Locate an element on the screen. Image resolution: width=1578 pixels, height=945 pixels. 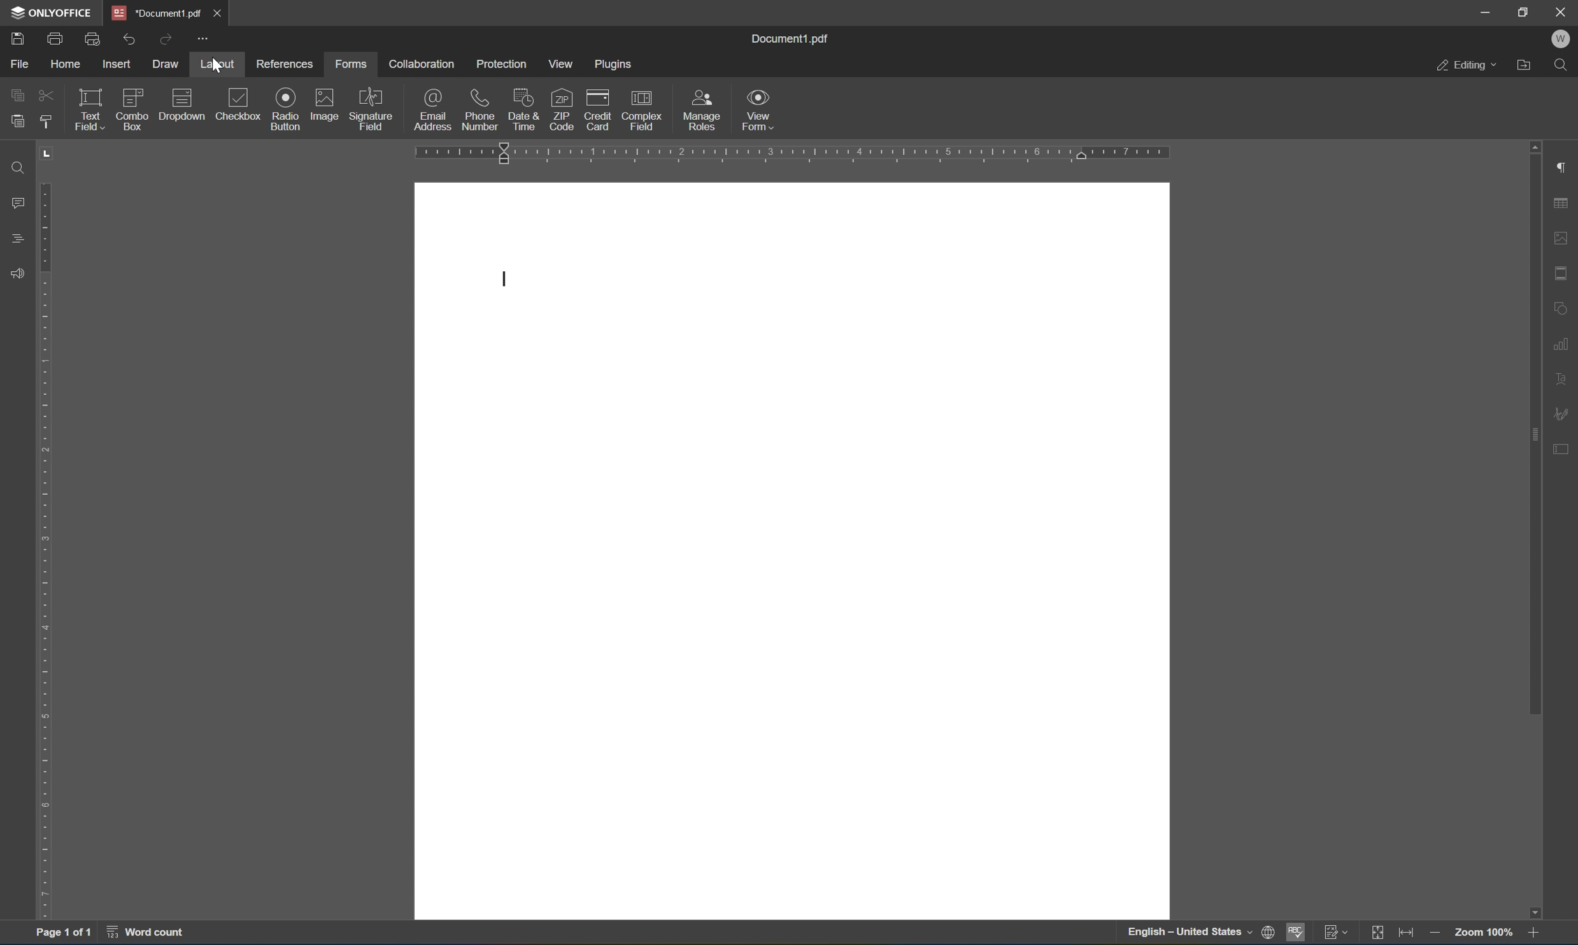
signature fixed is located at coordinates (371, 108).